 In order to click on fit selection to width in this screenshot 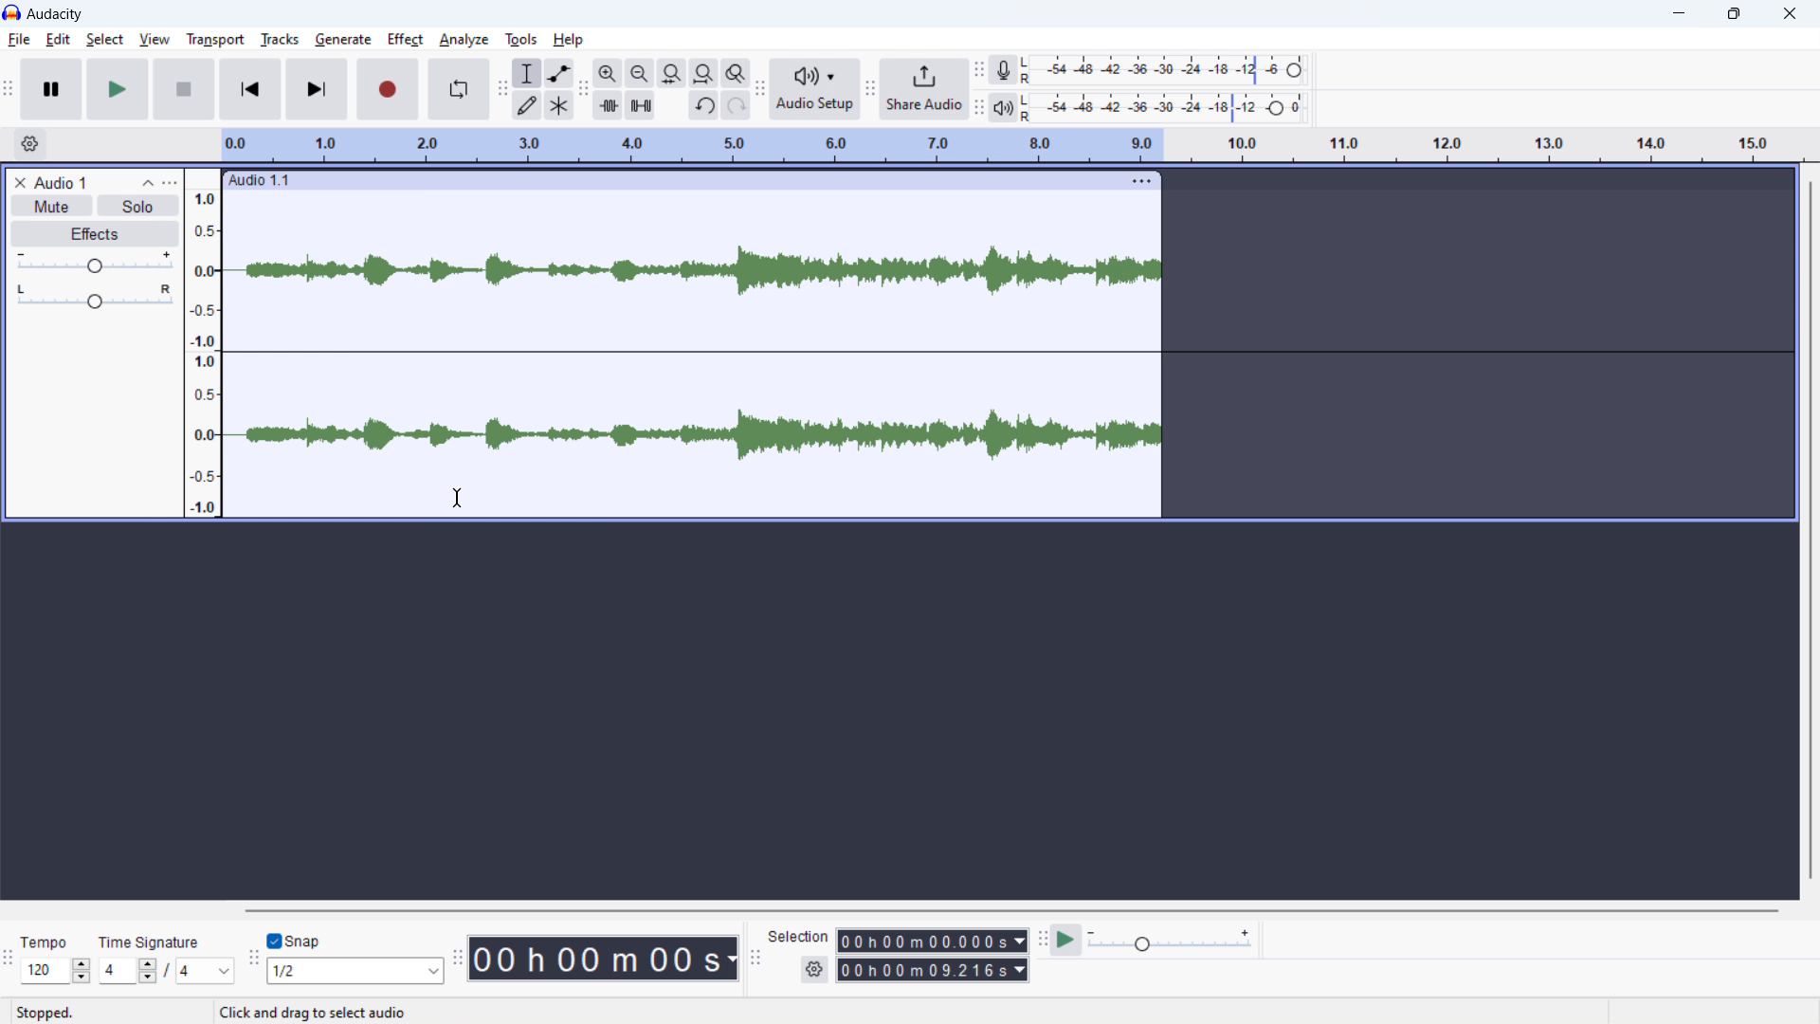, I will do `click(672, 72)`.